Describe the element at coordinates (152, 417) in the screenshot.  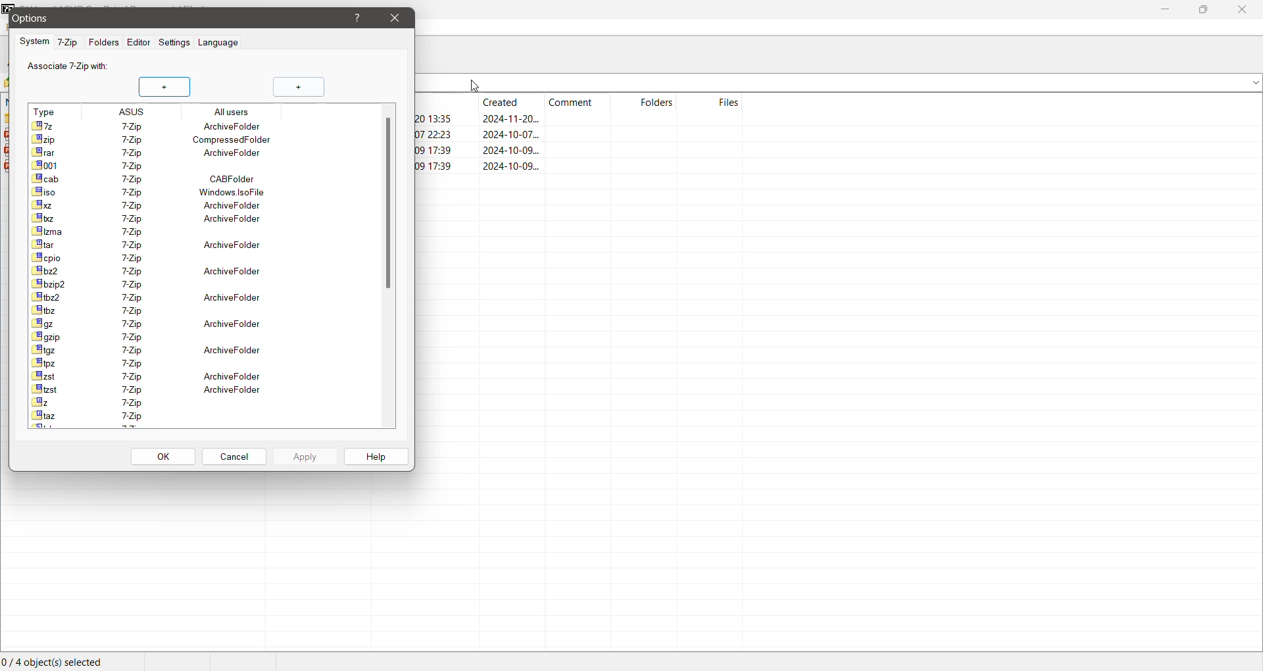
I see `Available system details` at that location.